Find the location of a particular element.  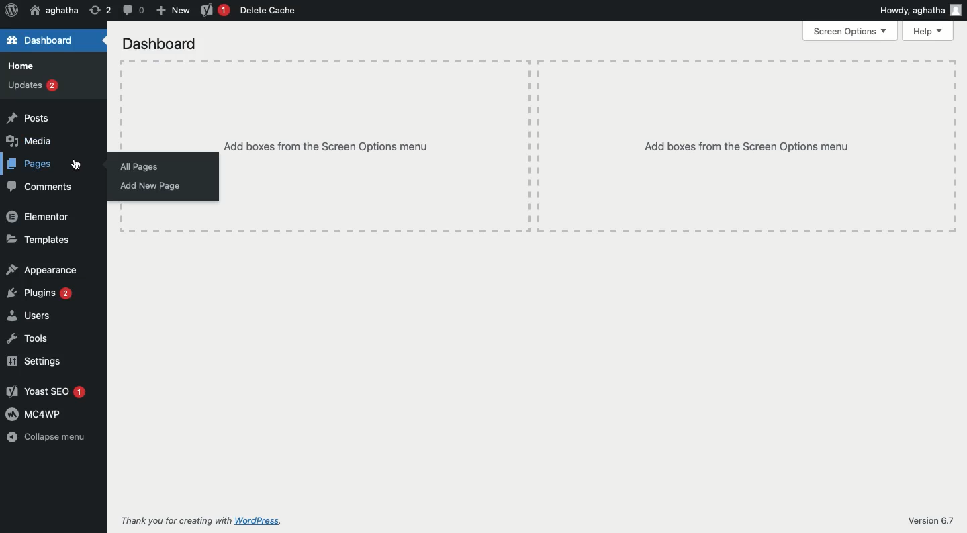

Appearance is located at coordinates (44, 270).